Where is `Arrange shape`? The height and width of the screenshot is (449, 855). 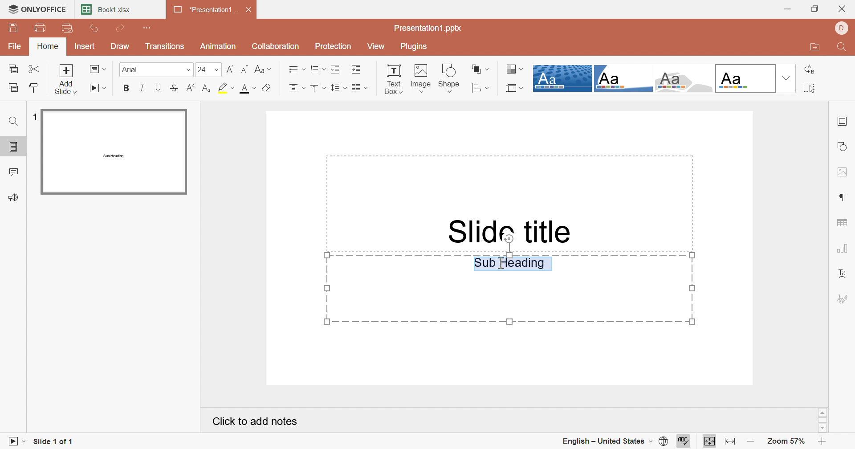 Arrange shape is located at coordinates (478, 69).